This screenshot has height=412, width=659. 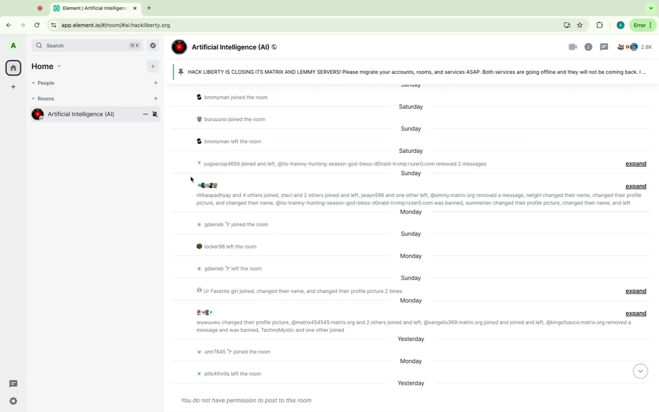 I want to click on Room, so click(x=86, y=114).